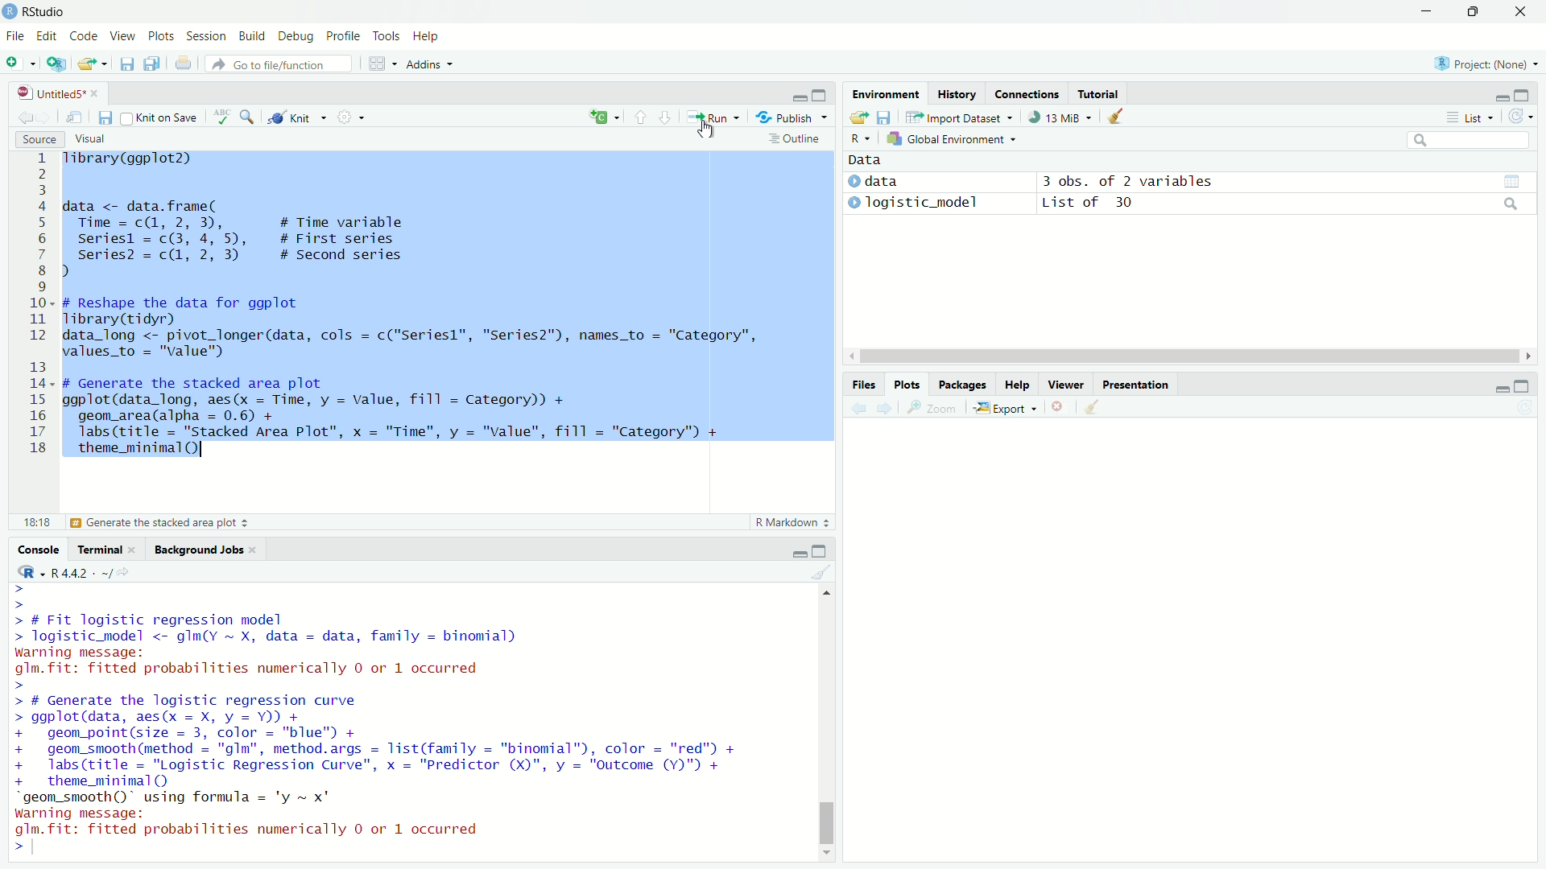  Describe the element at coordinates (1450, 120) in the screenshot. I see `more` at that location.